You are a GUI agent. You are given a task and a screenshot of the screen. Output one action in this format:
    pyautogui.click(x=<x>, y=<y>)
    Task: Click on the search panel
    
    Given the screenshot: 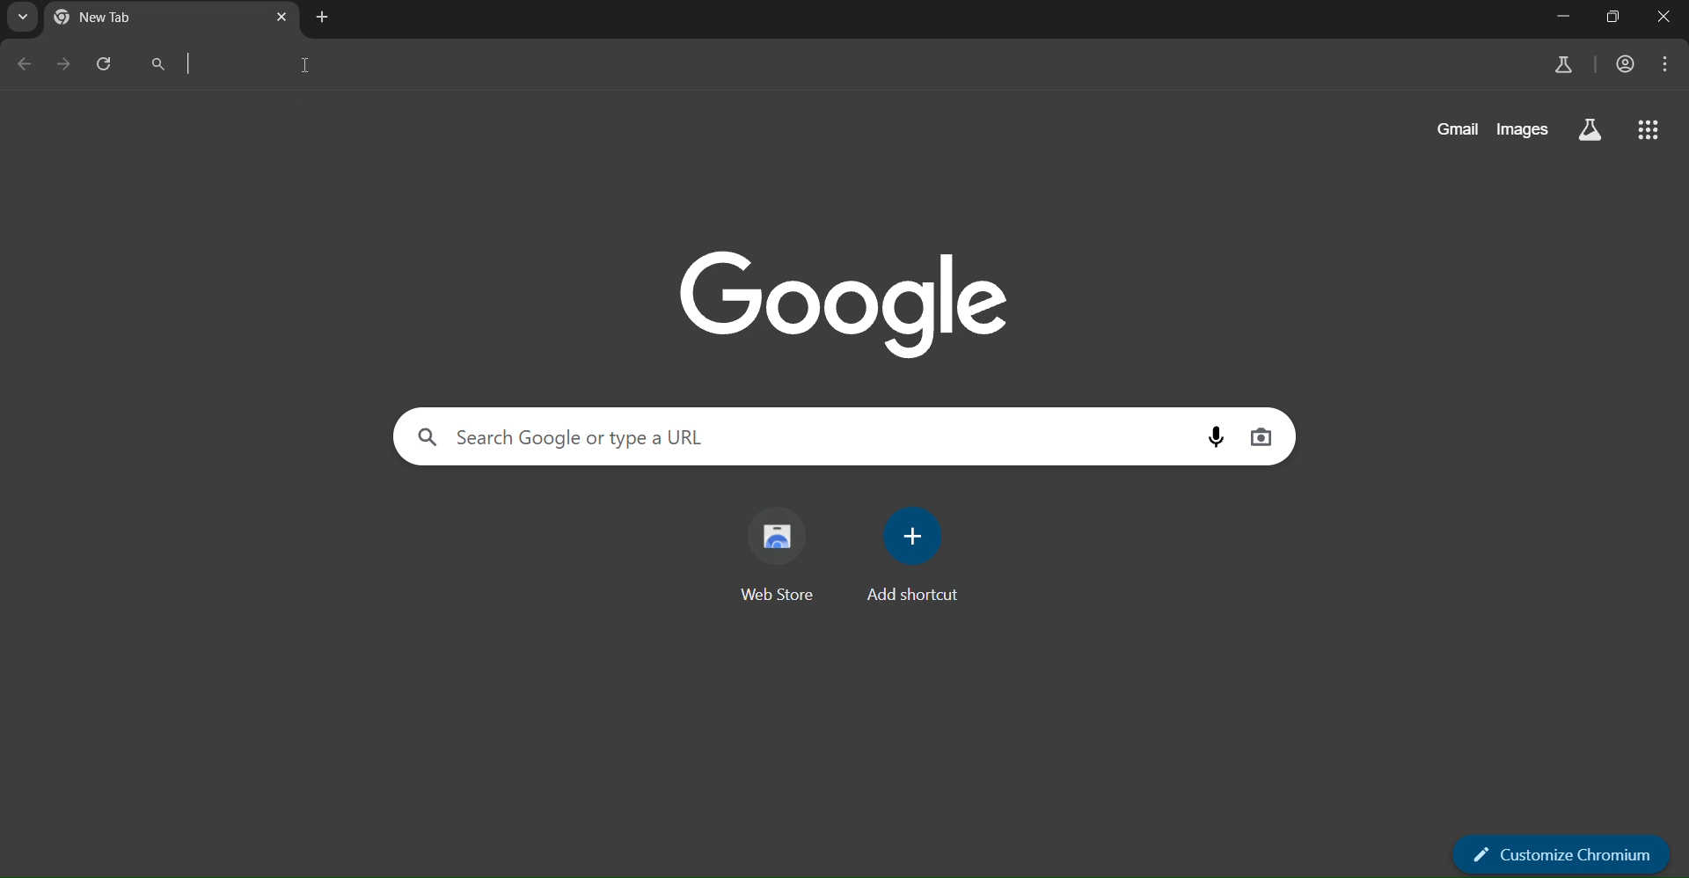 What is the action you would take?
    pyautogui.click(x=569, y=435)
    